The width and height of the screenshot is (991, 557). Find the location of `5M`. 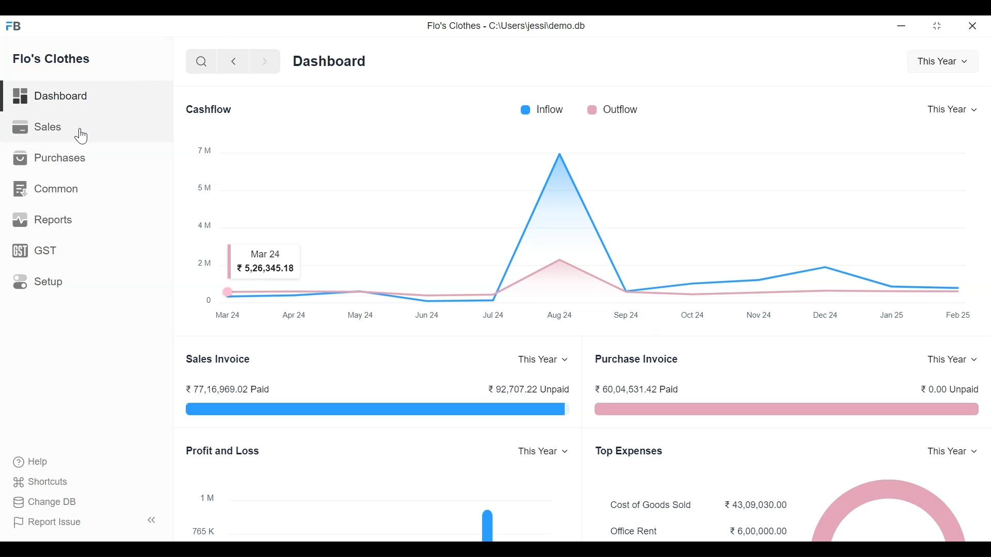

5M is located at coordinates (204, 187).